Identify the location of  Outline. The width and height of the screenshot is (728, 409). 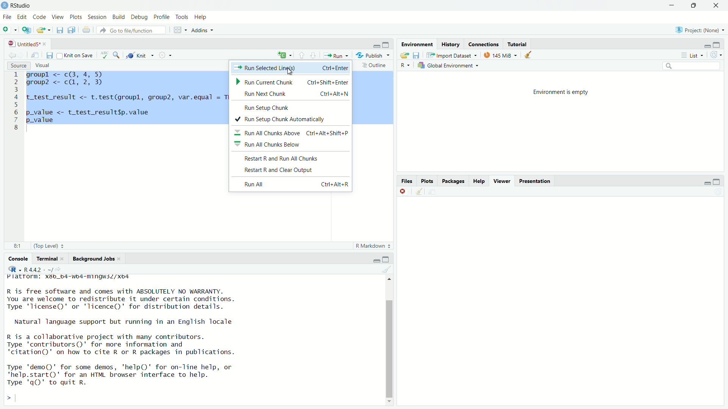
(373, 65).